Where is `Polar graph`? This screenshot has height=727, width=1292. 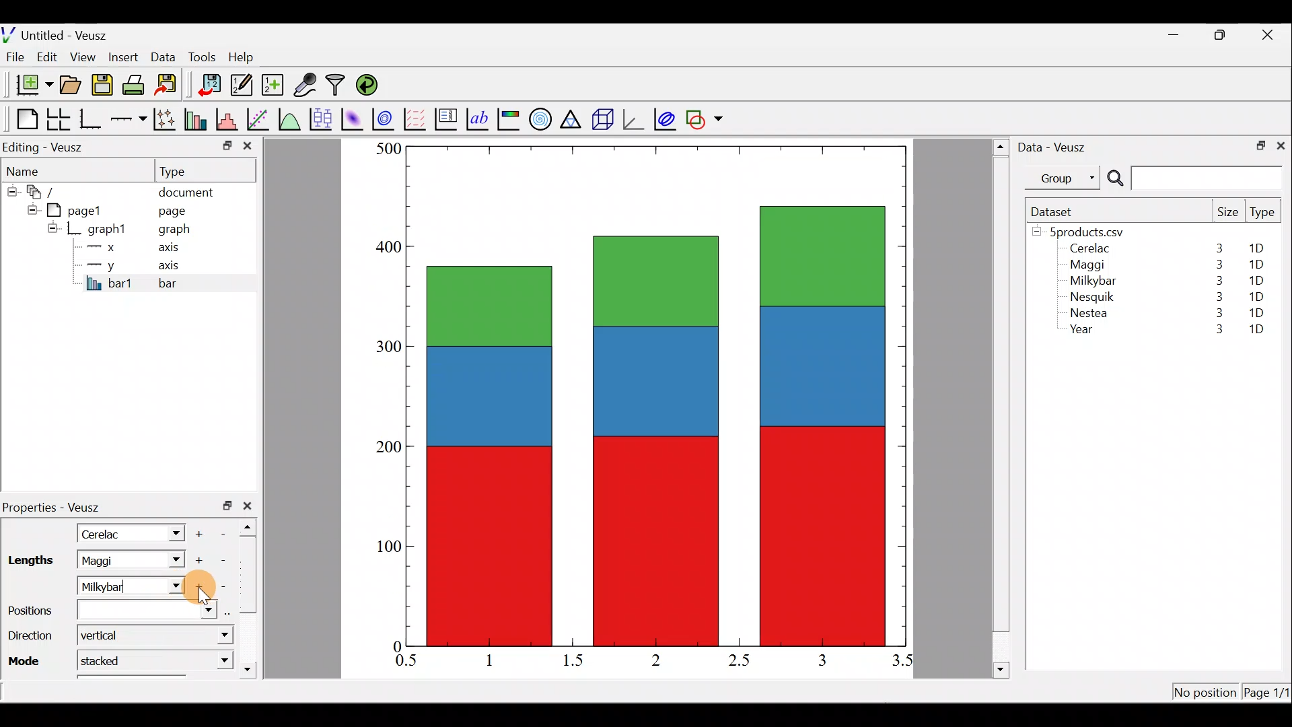 Polar graph is located at coordinates (538, 117).